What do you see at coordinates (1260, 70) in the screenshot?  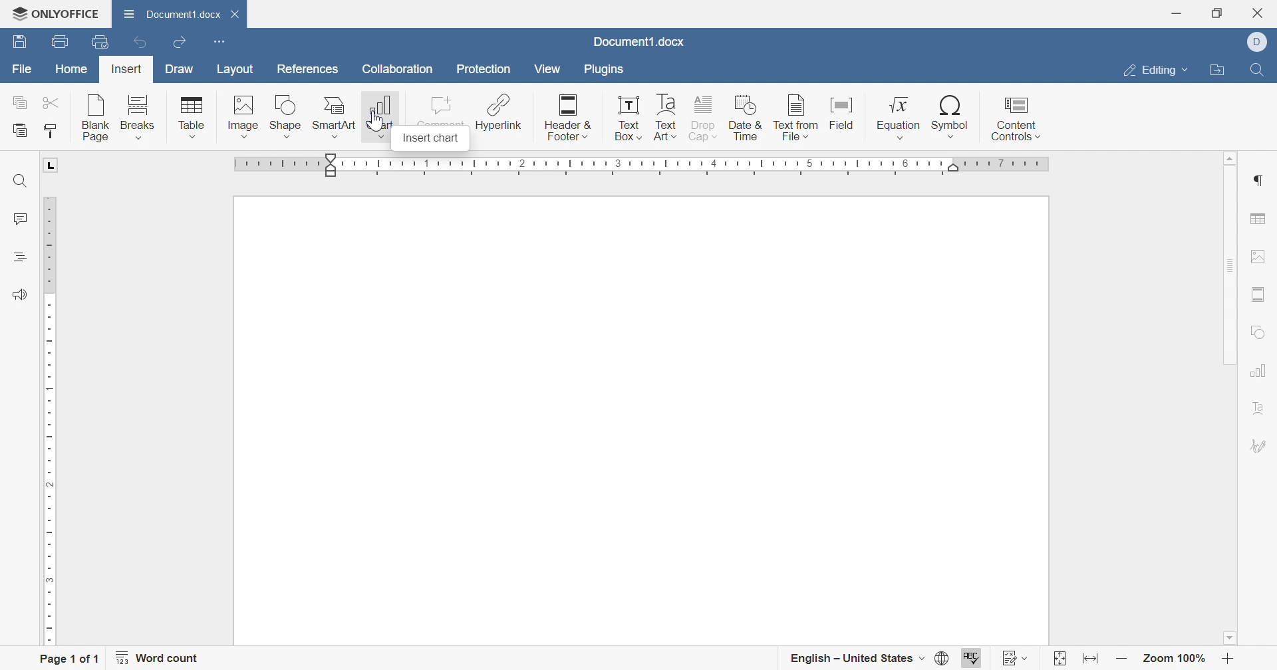 I see `Find` at bounding box center [1260, 70].